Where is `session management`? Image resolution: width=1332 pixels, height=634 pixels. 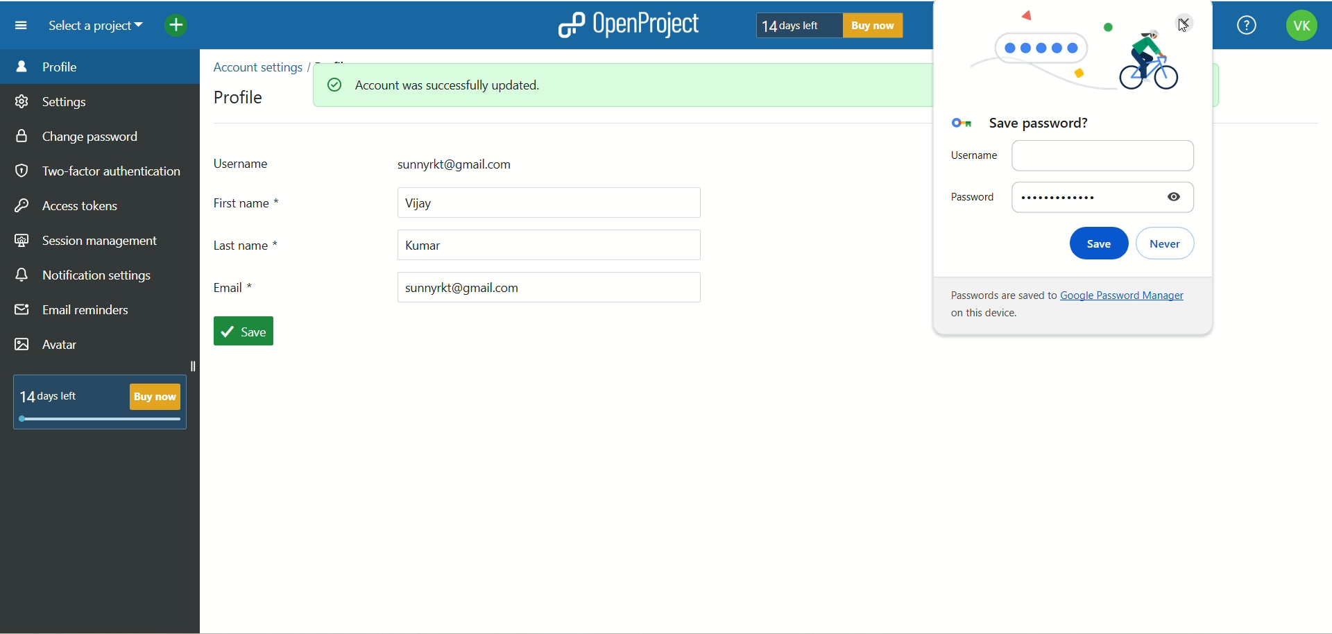
session management is located at coordinates (87, 242).